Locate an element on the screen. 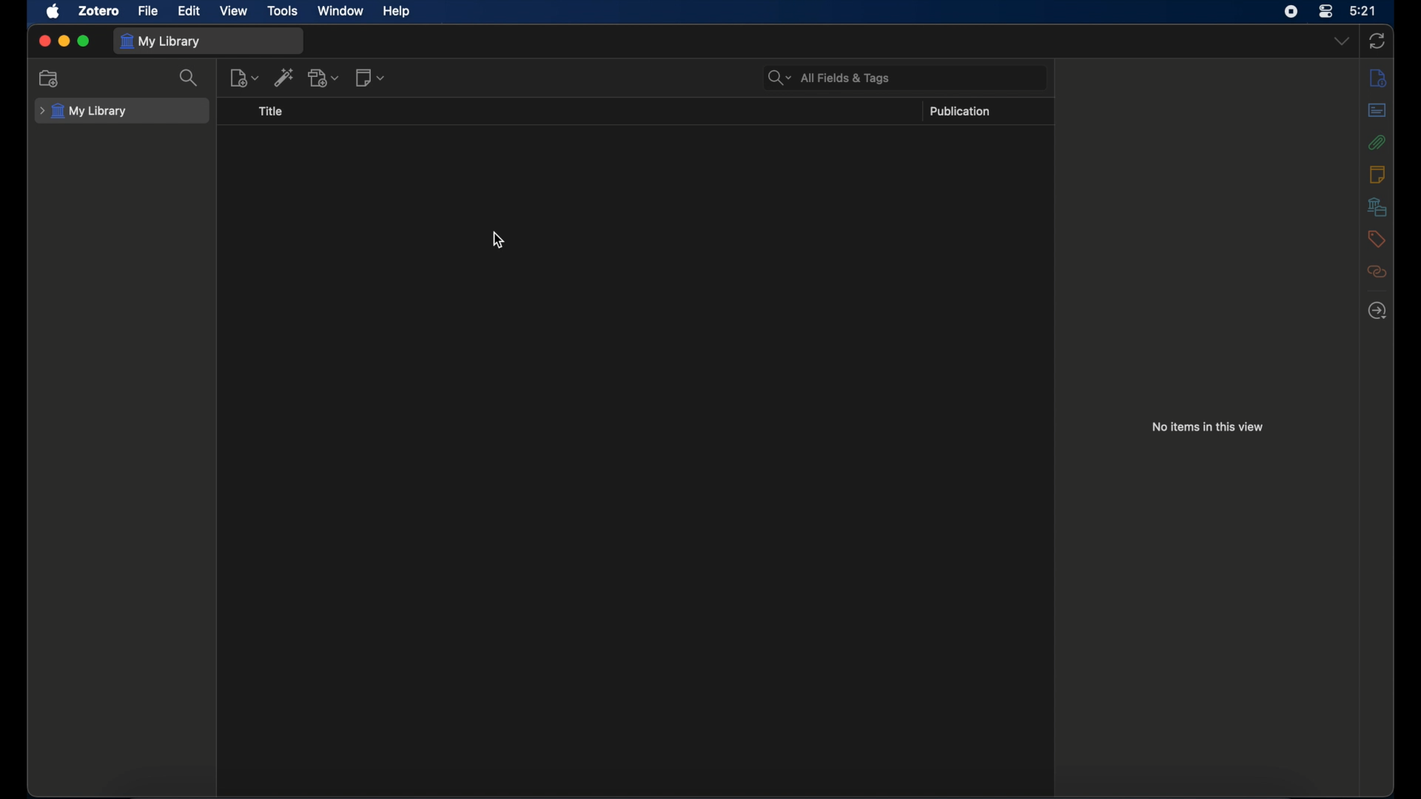 Image resolution: width=1421 pixels, height=799 pixels. publication is located at coordinates (960, 110).